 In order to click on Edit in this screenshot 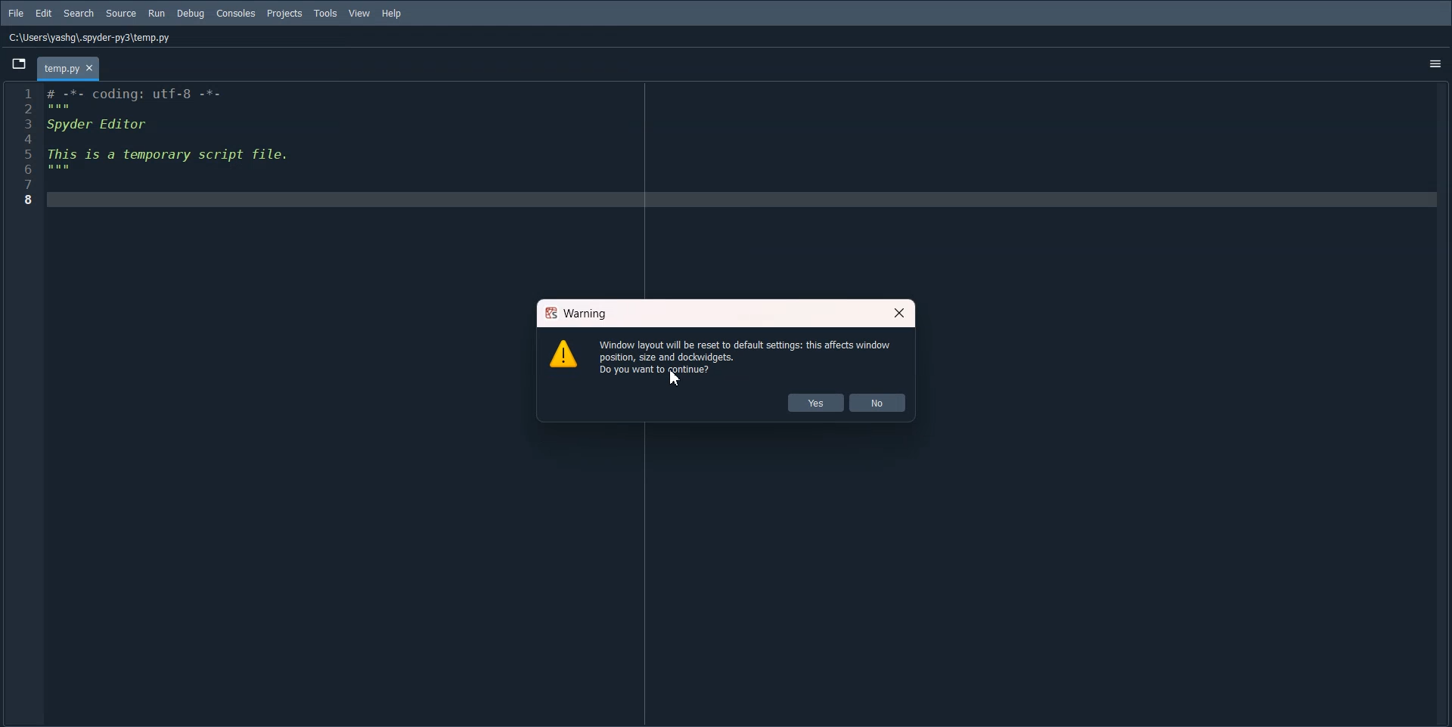, I will do `click(44, 13)`.